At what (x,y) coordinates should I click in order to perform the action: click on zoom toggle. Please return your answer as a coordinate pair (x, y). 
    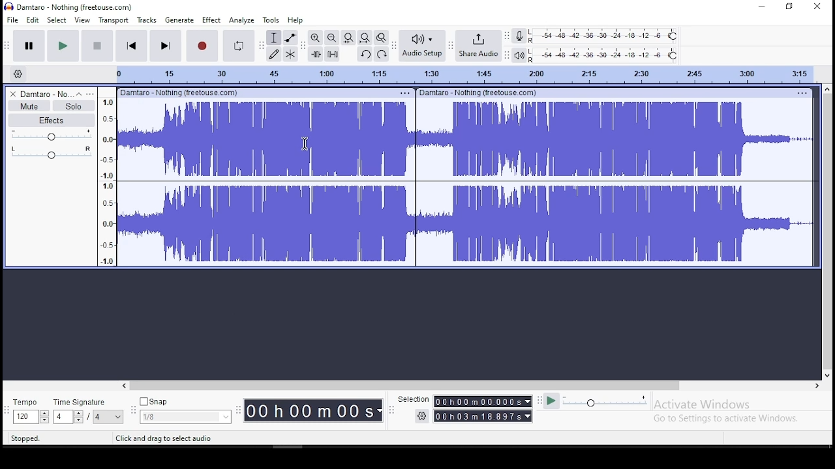
    Looking at the image, I should click on (381, 38).